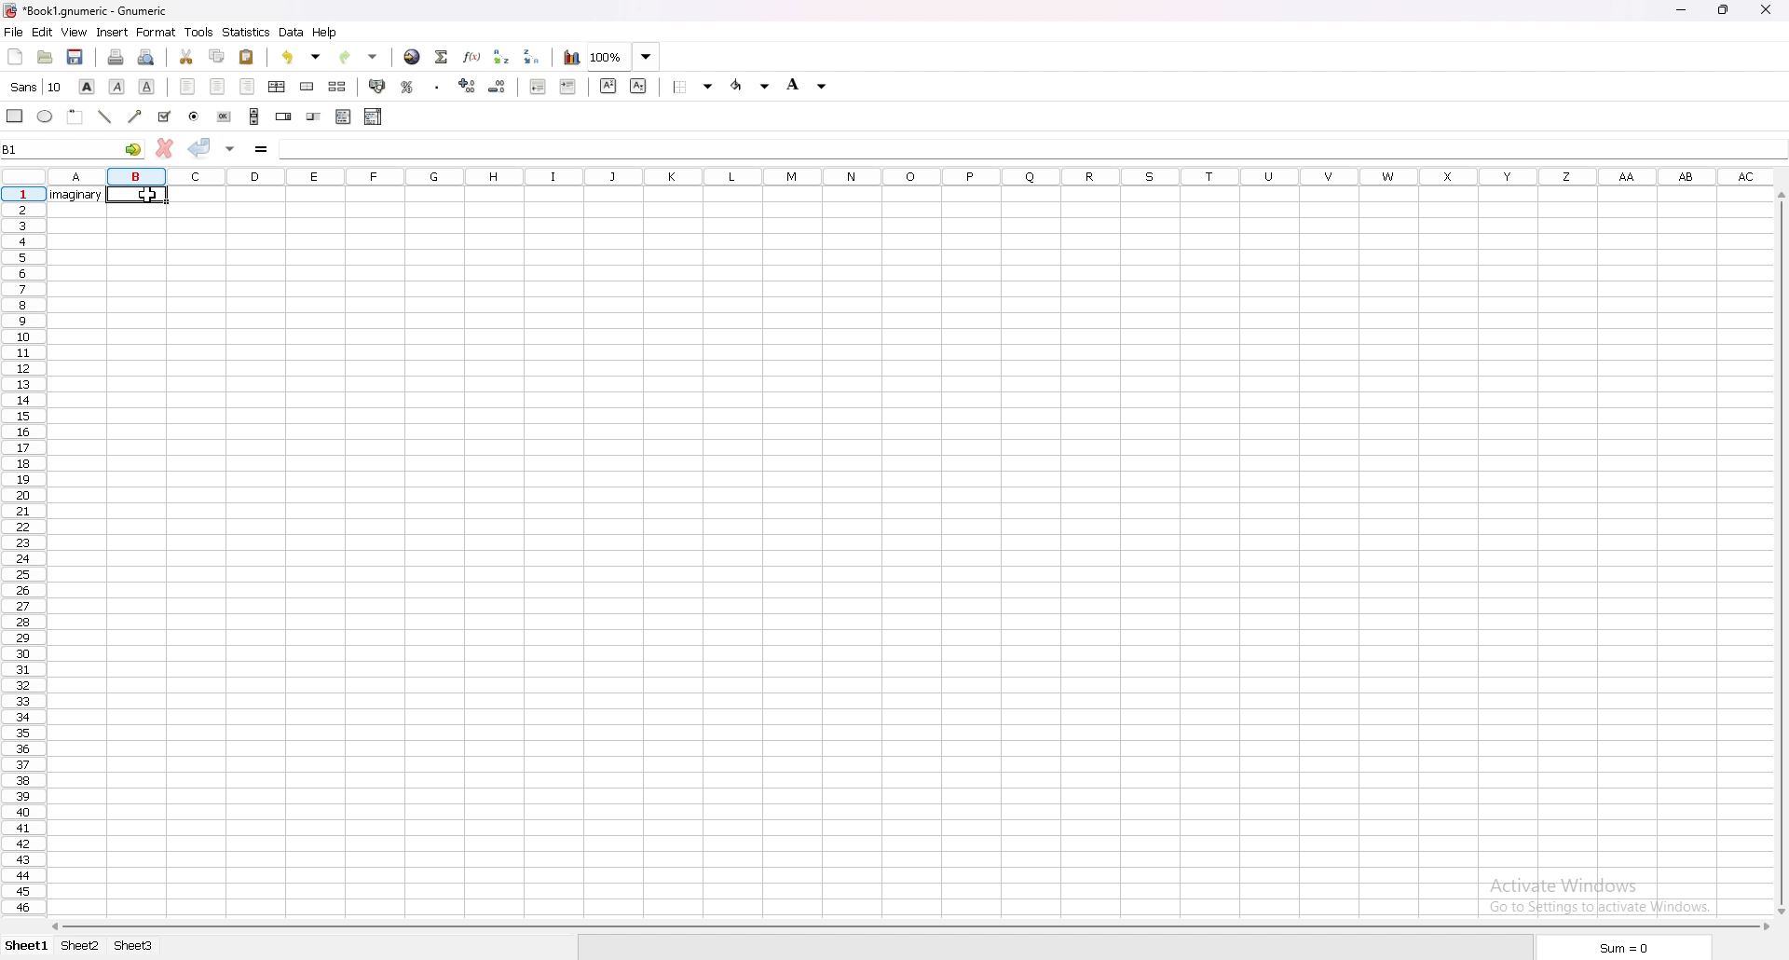 The width and height of the screenshot is (1789, 960). I want to click on decrease decimals, so click(498, 87).